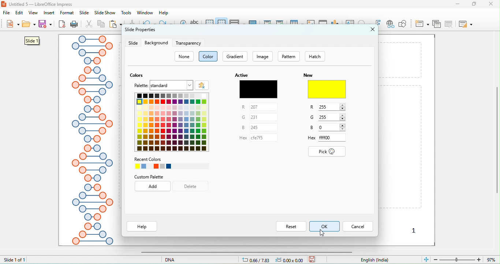  I want to click on export pdf, so click(62, 24).